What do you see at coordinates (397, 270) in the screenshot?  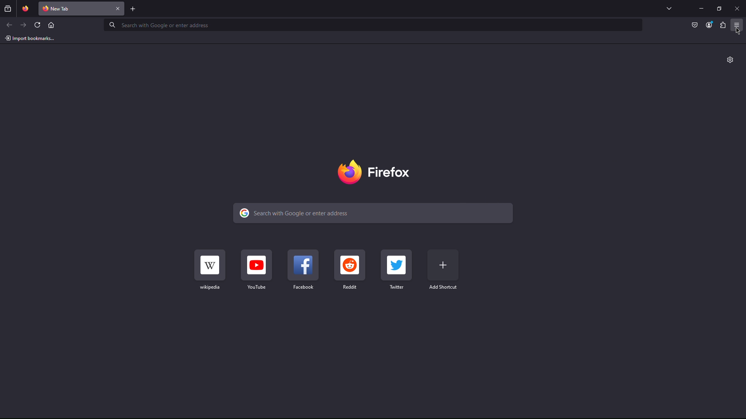 I see `Twitter` at bounding box center [397, 270].